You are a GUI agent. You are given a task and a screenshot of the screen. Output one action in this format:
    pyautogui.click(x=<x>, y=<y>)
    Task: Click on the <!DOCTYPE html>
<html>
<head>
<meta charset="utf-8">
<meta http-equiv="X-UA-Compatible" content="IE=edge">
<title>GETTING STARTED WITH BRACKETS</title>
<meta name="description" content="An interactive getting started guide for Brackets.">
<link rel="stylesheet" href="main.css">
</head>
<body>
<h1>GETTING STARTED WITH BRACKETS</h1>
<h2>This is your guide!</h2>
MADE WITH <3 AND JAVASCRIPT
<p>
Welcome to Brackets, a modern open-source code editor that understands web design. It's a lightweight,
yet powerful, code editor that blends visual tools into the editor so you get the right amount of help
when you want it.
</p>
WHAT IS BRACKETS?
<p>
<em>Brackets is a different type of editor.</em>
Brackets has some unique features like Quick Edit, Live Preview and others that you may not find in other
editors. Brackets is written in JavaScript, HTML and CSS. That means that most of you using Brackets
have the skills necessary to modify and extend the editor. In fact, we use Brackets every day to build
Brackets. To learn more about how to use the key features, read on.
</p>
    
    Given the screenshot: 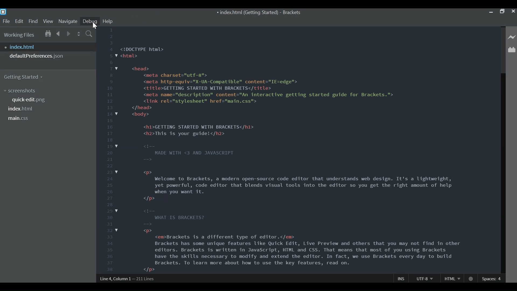 What is the action you would take?
    pyautogui.click(x=292, y=159)
    